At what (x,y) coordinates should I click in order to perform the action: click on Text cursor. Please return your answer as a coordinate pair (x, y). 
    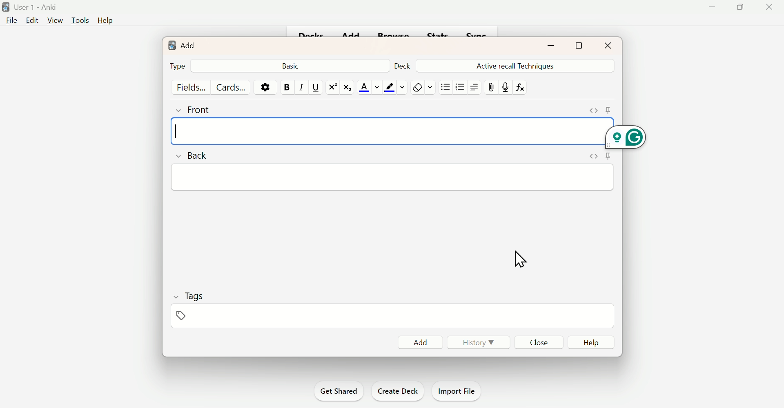
    Looking at the image, I should click on (184, 130).